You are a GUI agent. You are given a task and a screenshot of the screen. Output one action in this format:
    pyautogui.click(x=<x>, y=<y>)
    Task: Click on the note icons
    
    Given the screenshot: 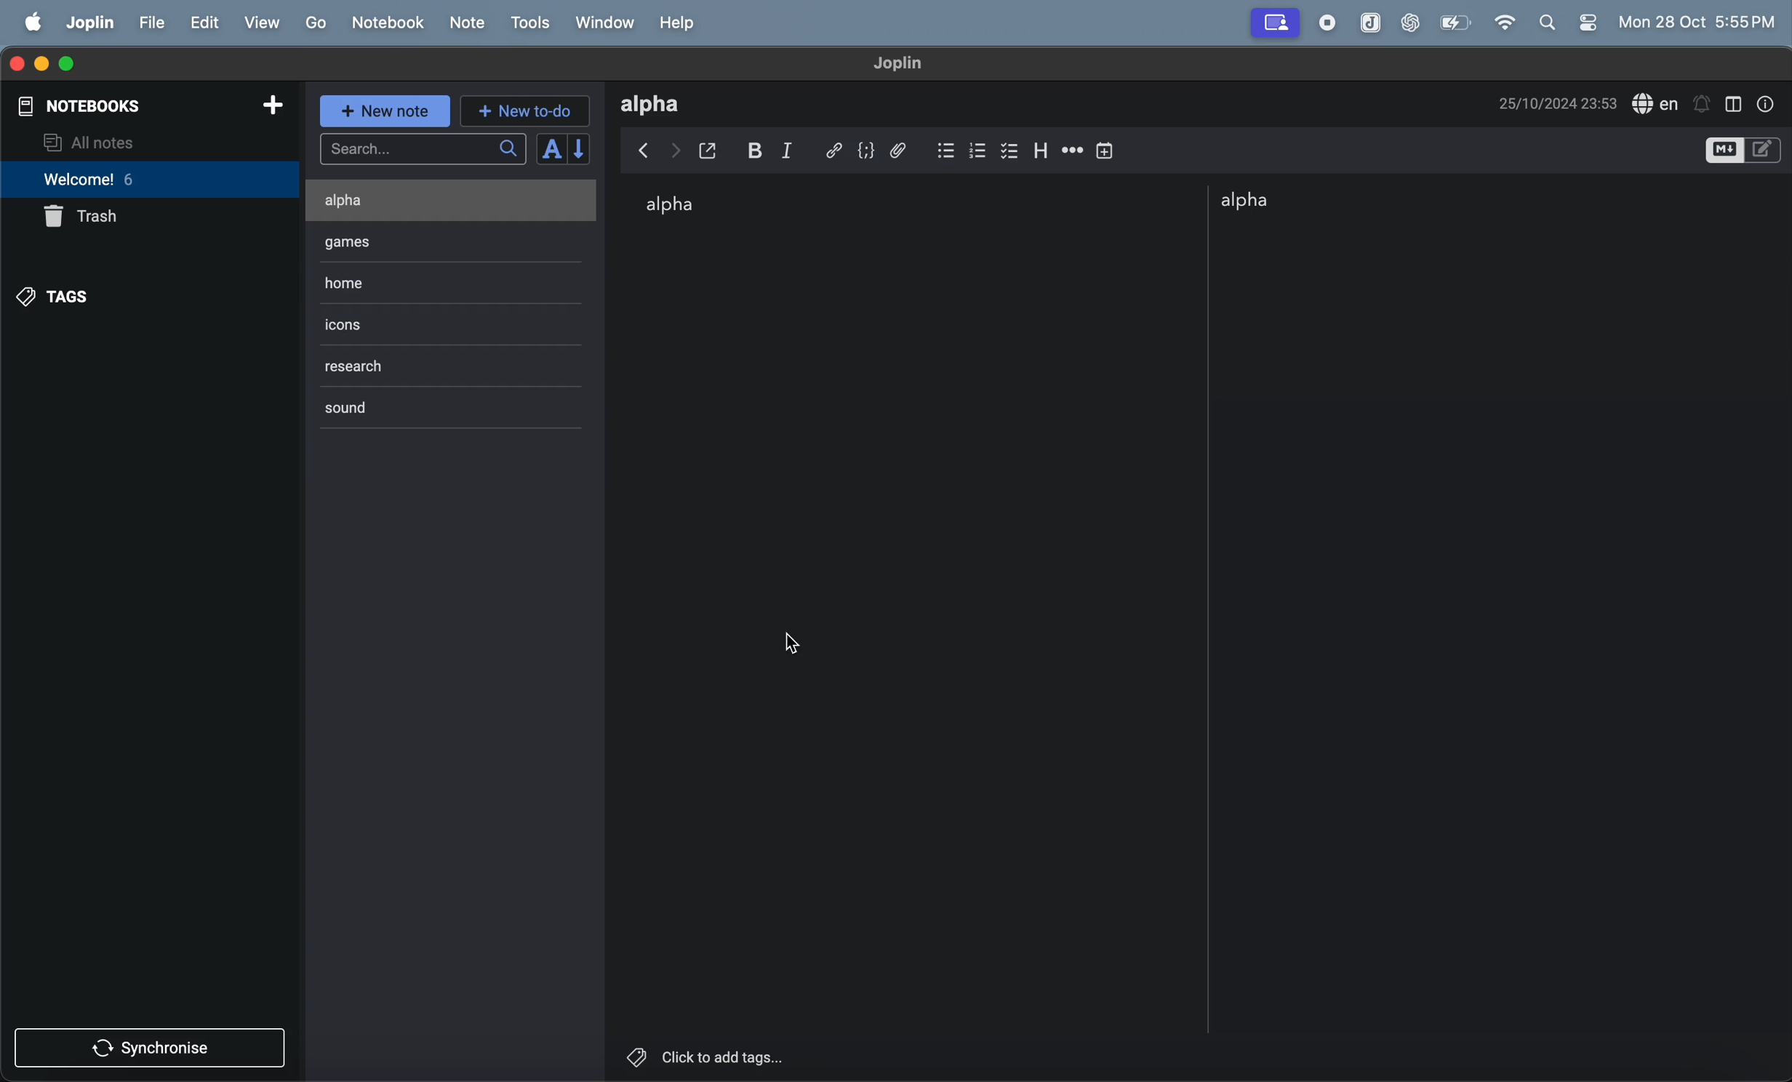 What is the action you would take?
    pyautogui.click(x=364, y=321)
    